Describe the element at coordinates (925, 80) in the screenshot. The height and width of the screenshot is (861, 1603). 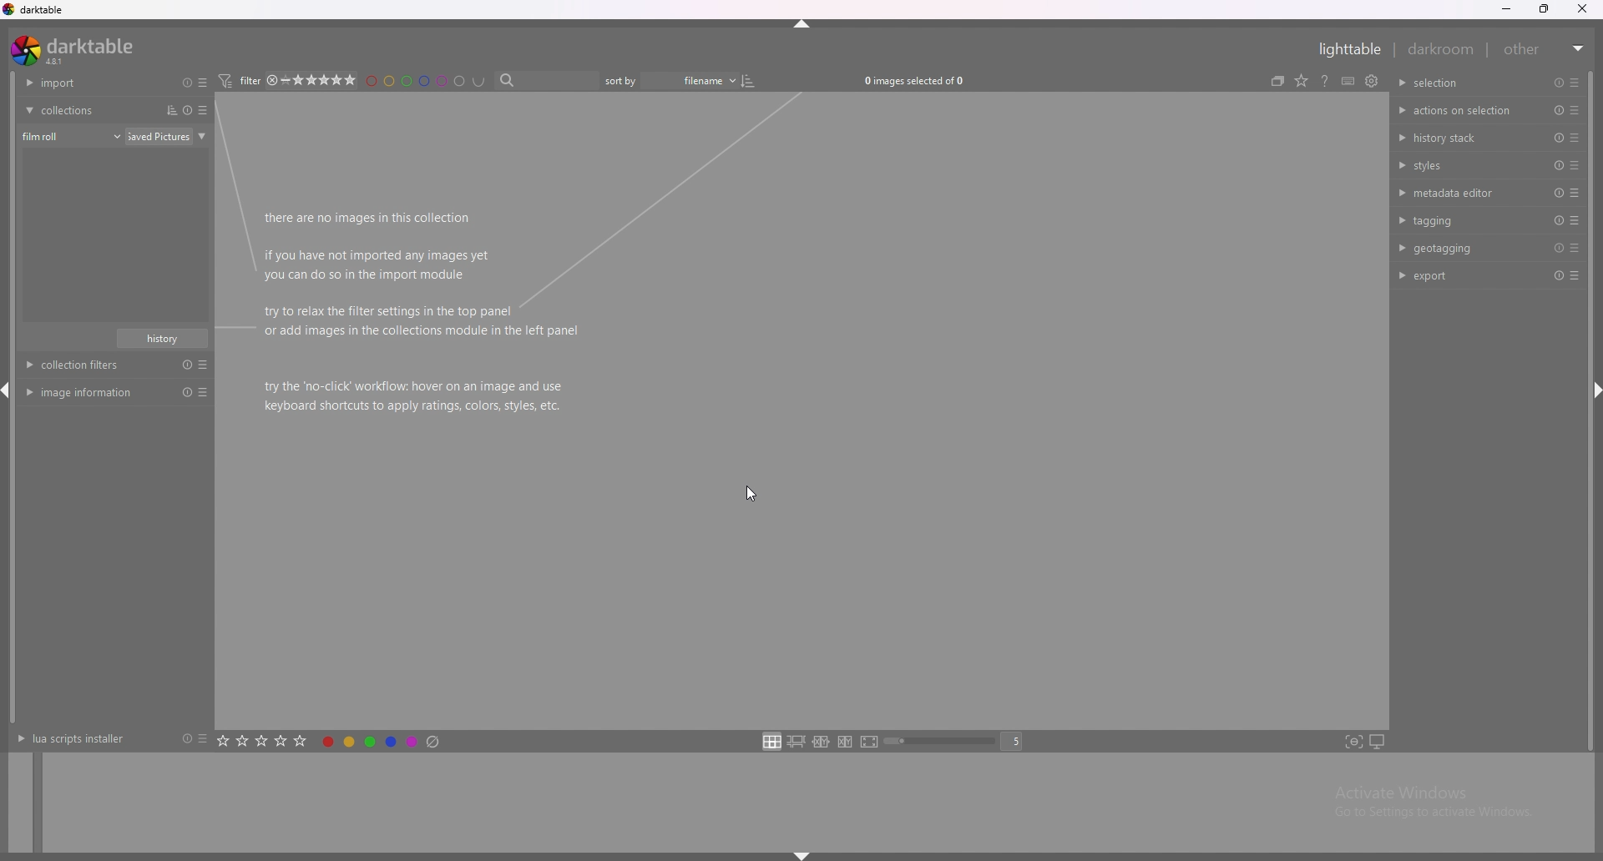
I see `1 image selected` at that location.